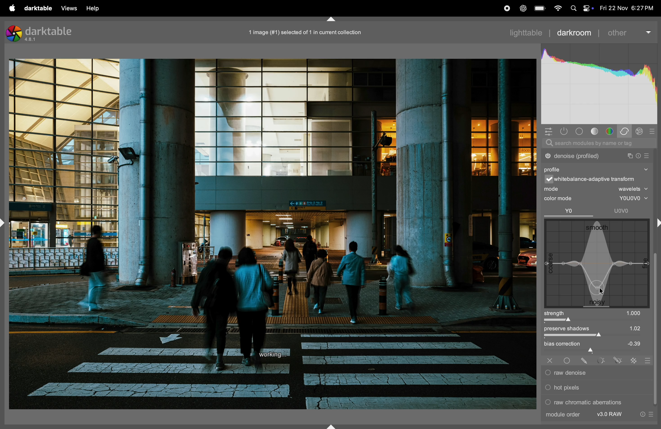 Image resolution: width=661 pixels, height=429 pixels. Describe the element at coordinates (524, 8) in the screenshot. I see `chatgpt` at that location.